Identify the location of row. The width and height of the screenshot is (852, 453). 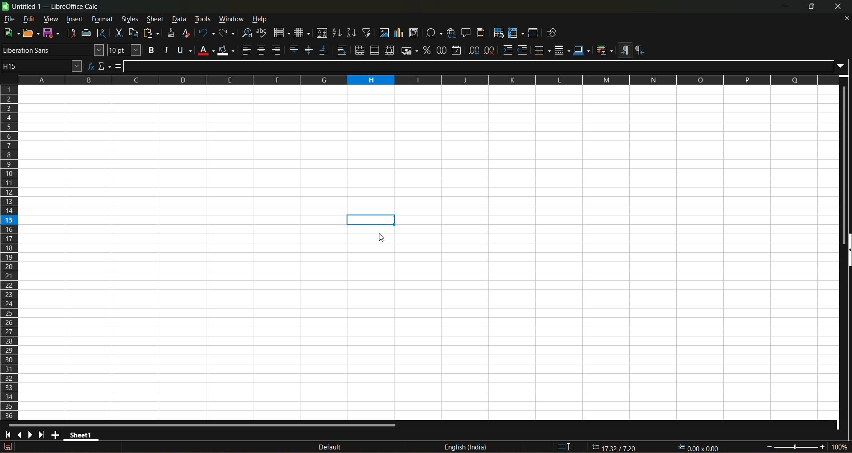
(282, 32).